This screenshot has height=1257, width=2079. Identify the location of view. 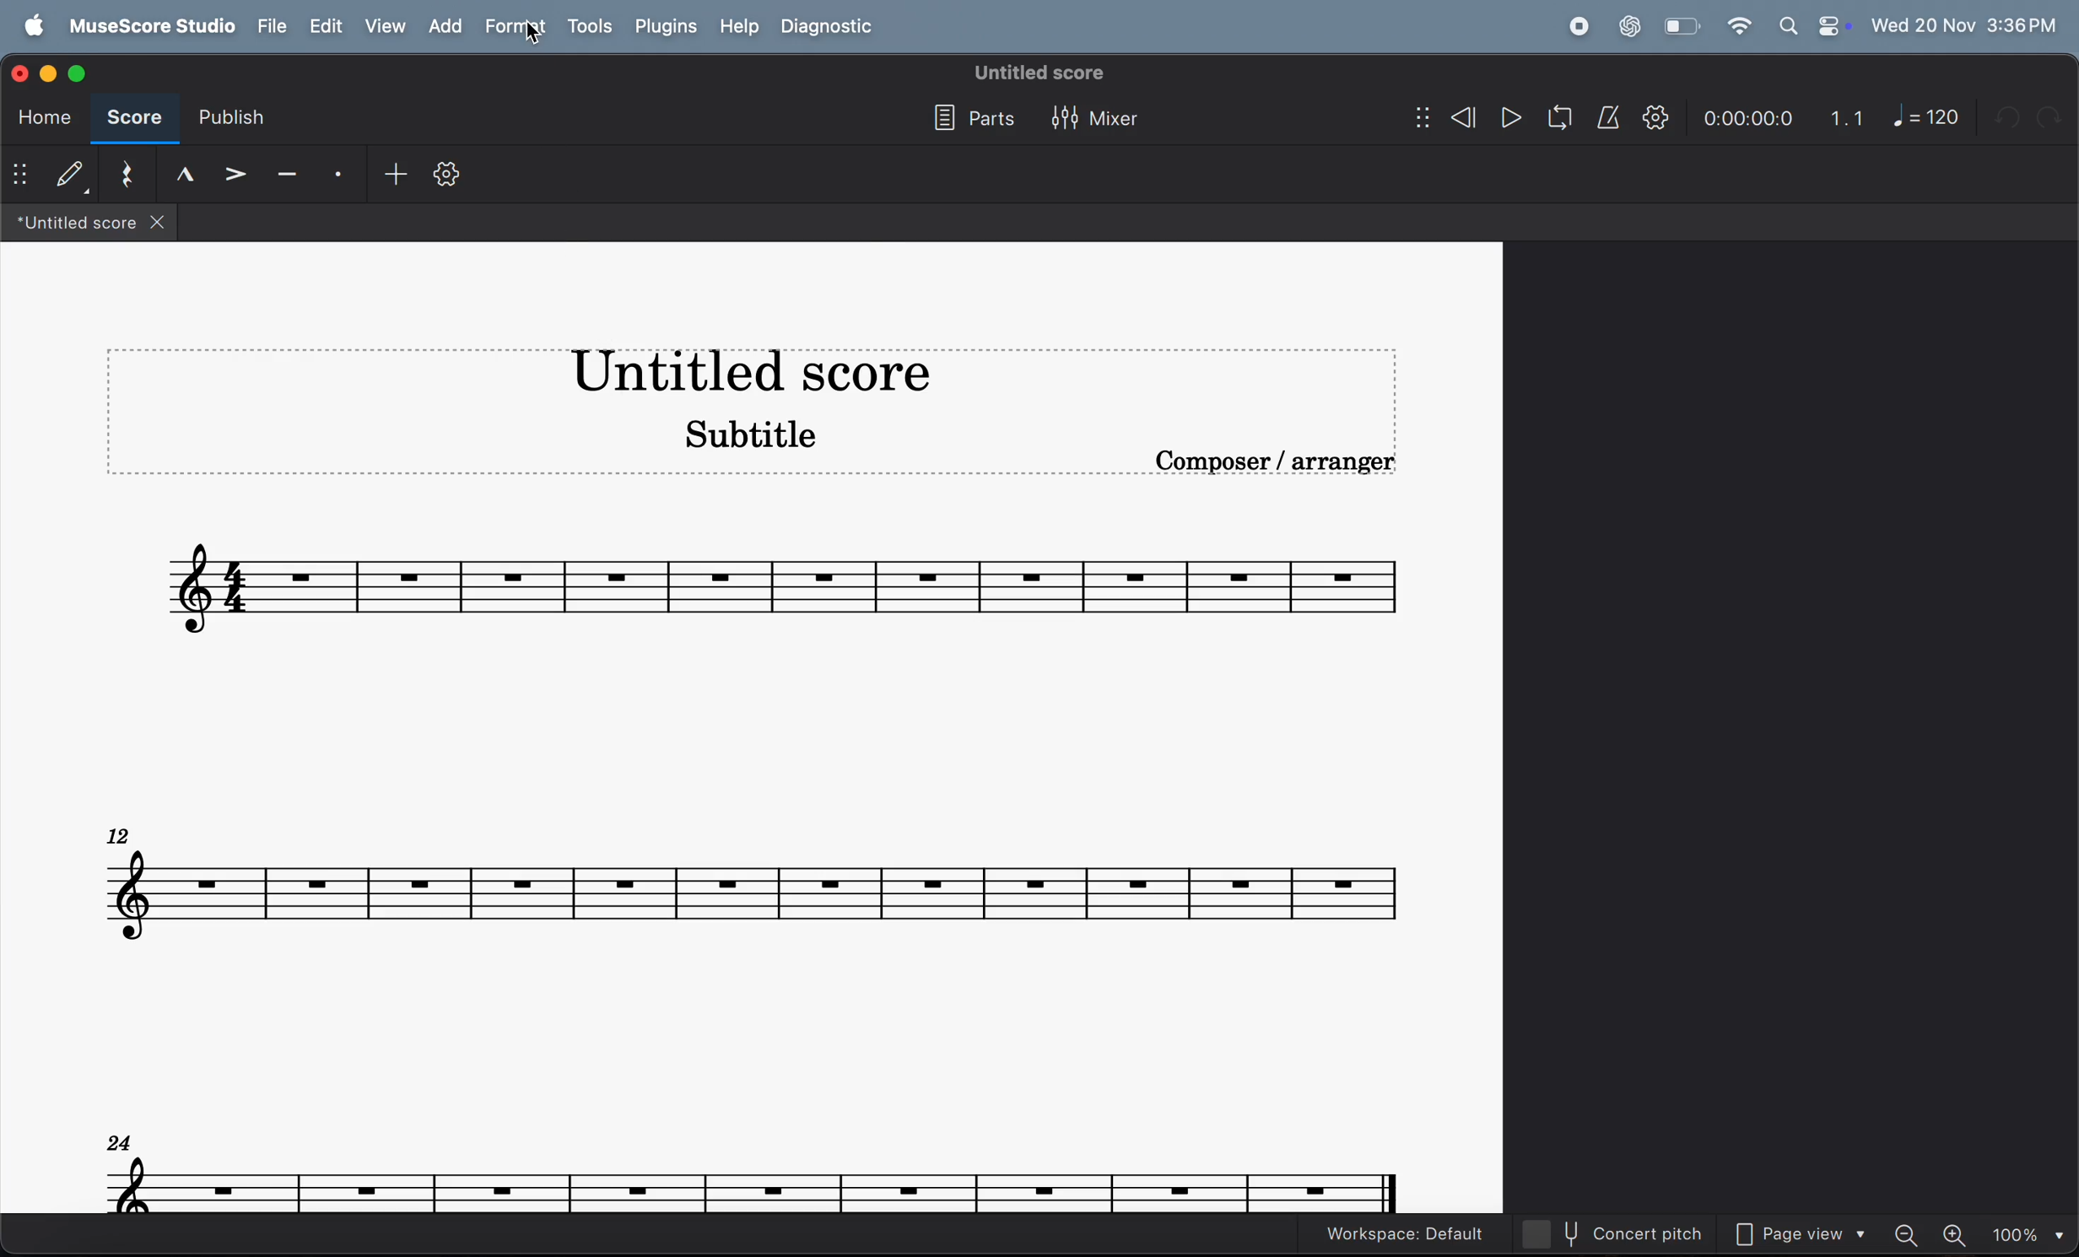
(387, 26).